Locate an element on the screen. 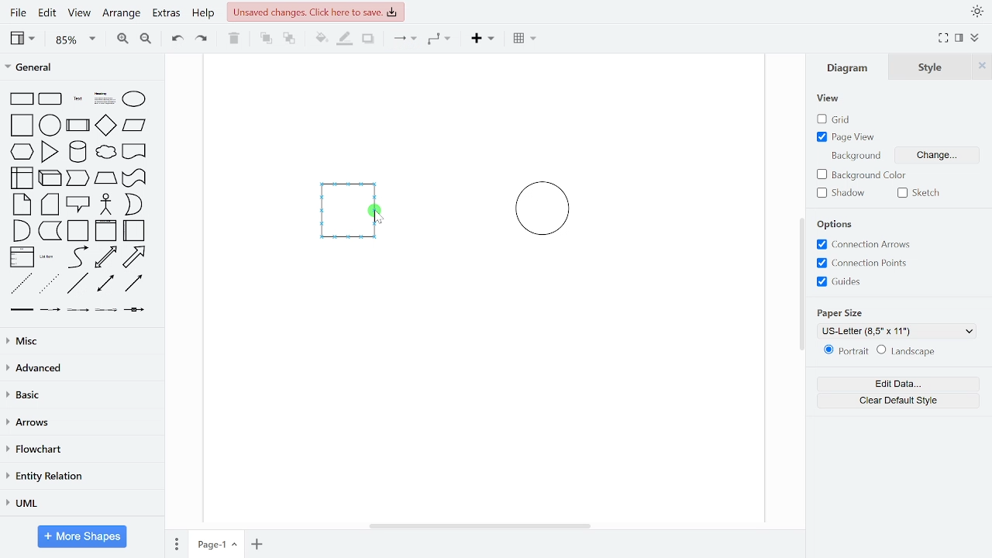 The height and width of the screenshot is (558, 992). note is located at coordinates (23, 204).